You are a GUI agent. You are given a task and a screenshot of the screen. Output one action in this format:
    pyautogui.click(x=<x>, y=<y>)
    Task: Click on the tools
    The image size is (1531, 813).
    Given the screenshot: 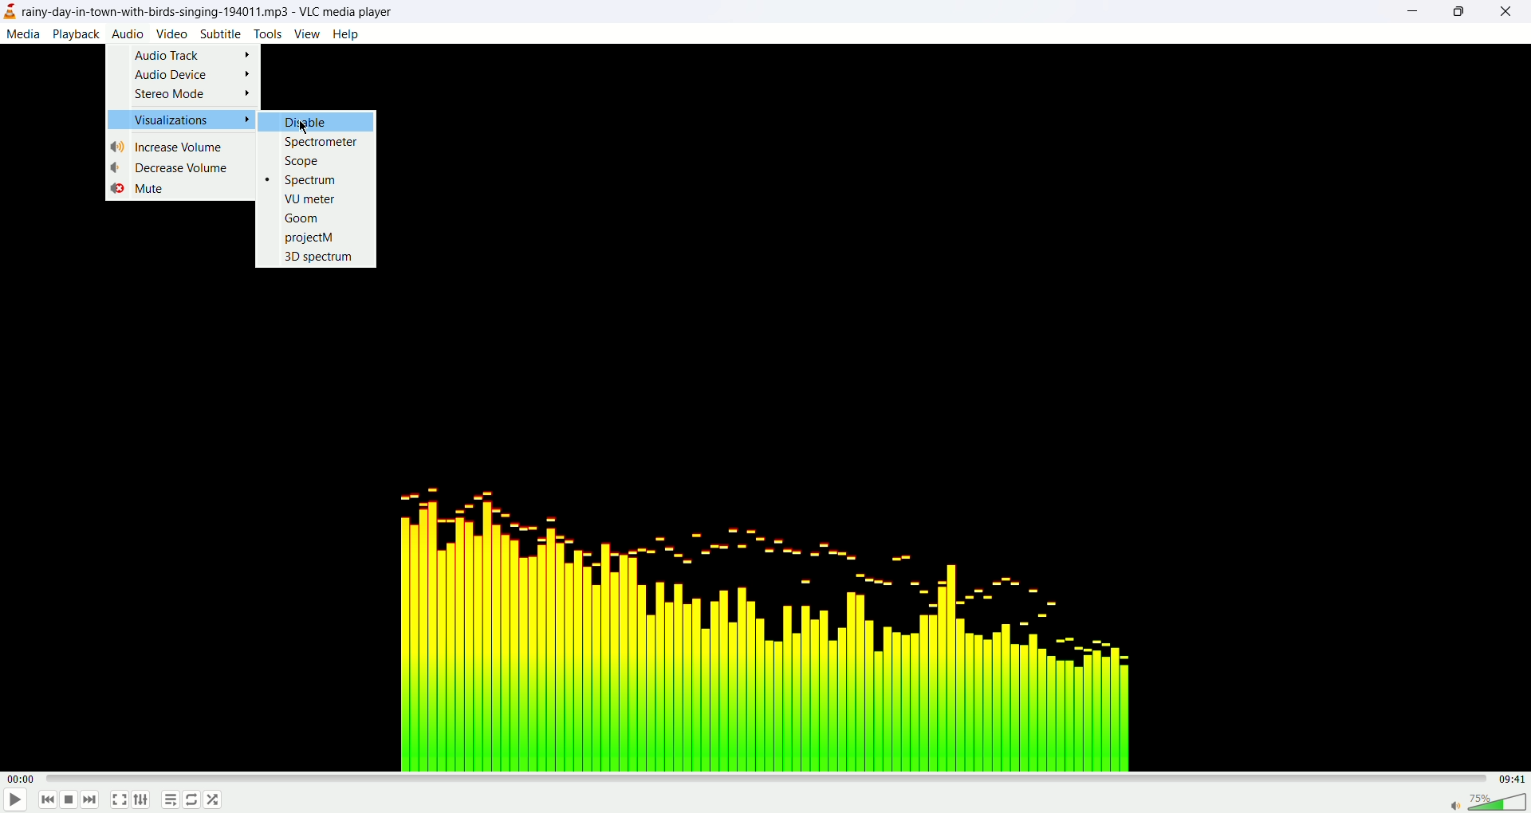 What is the action you would take?
    pyautogui.click(x=269, y=33)
    